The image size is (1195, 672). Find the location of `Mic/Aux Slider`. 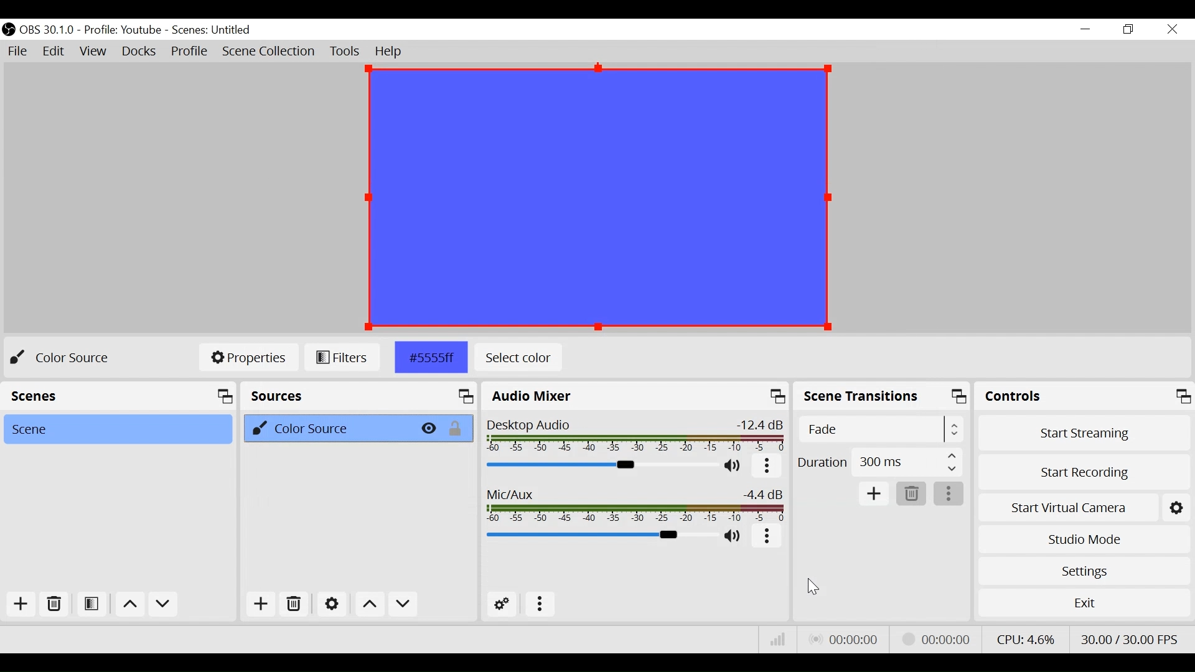

Mic/Aux Slider is located at coordinates (637, 506).